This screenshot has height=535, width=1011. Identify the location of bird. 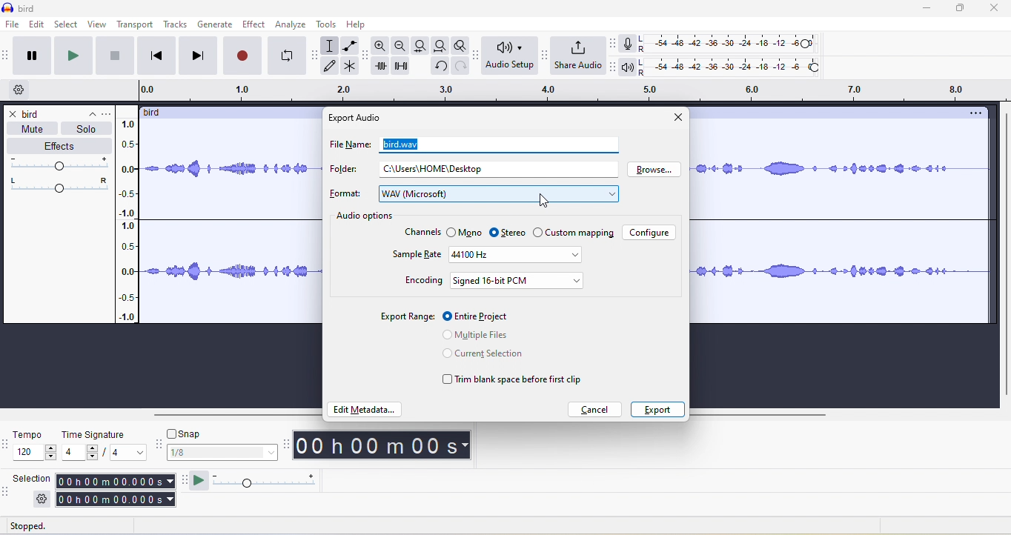
(158, 113).